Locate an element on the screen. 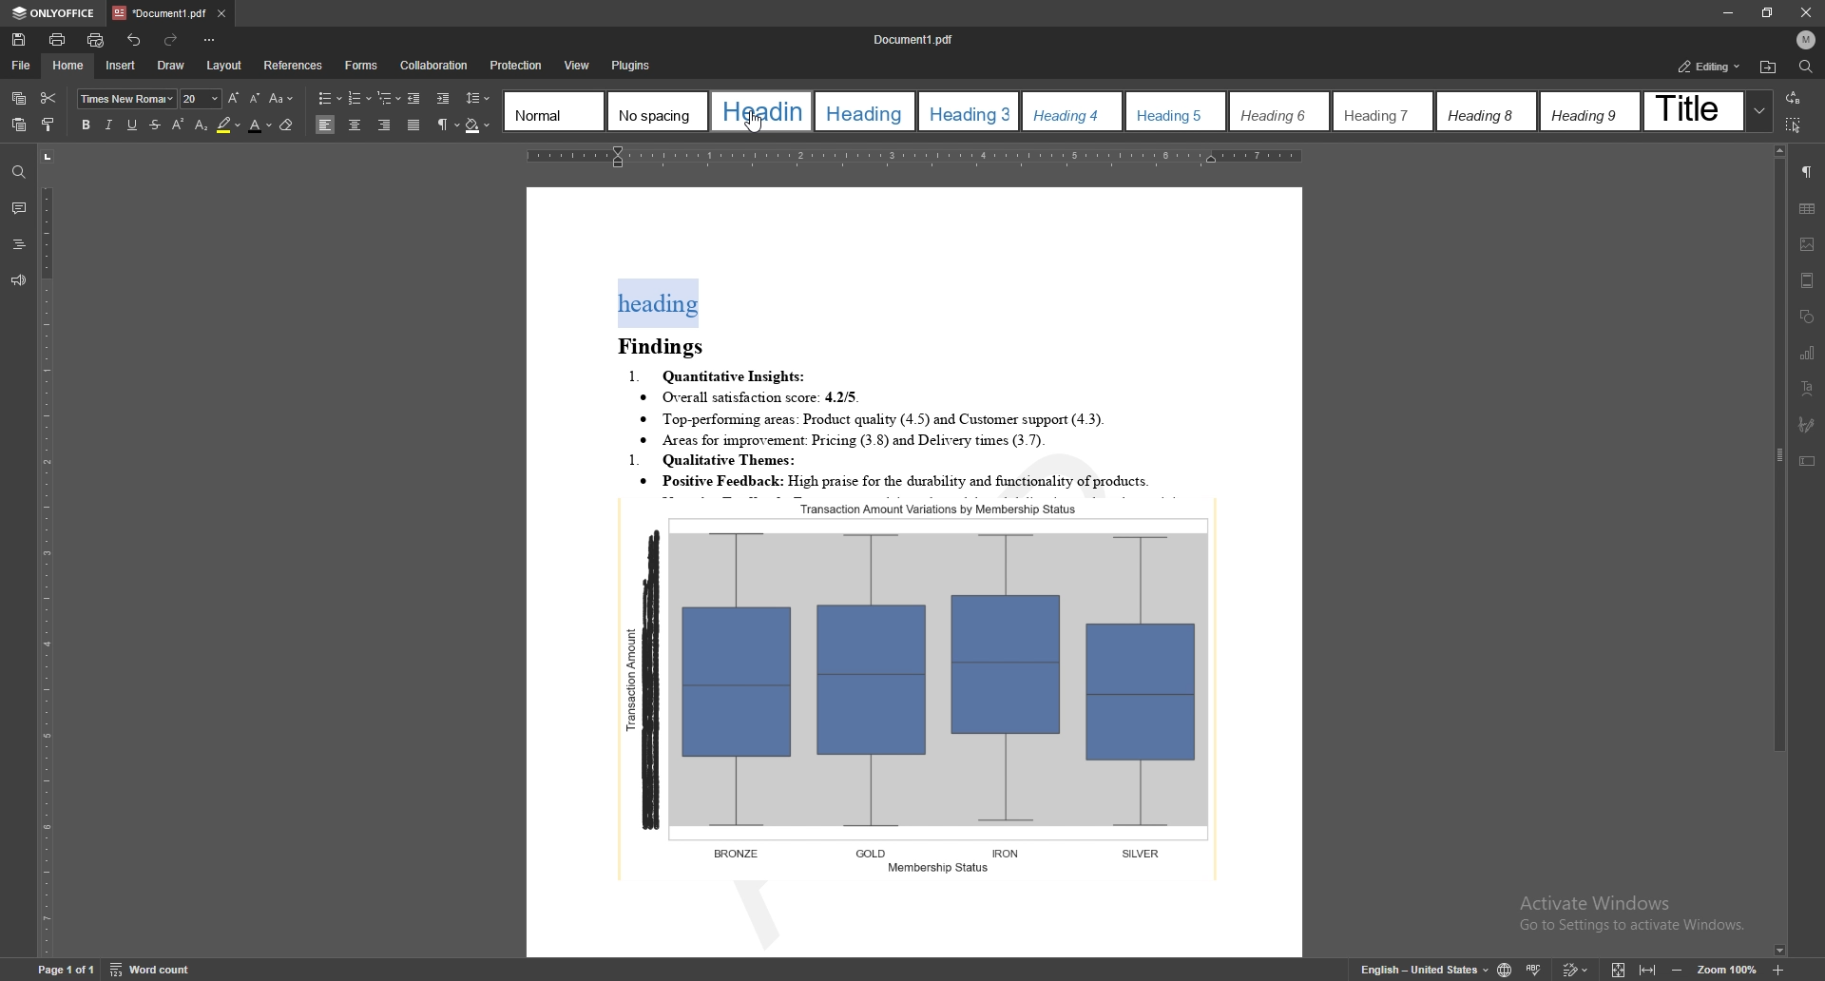 This screenshot has height=981, width=1825. ® Overall satisfaction score: 4.2/5. is located at coordinates (752, 394).